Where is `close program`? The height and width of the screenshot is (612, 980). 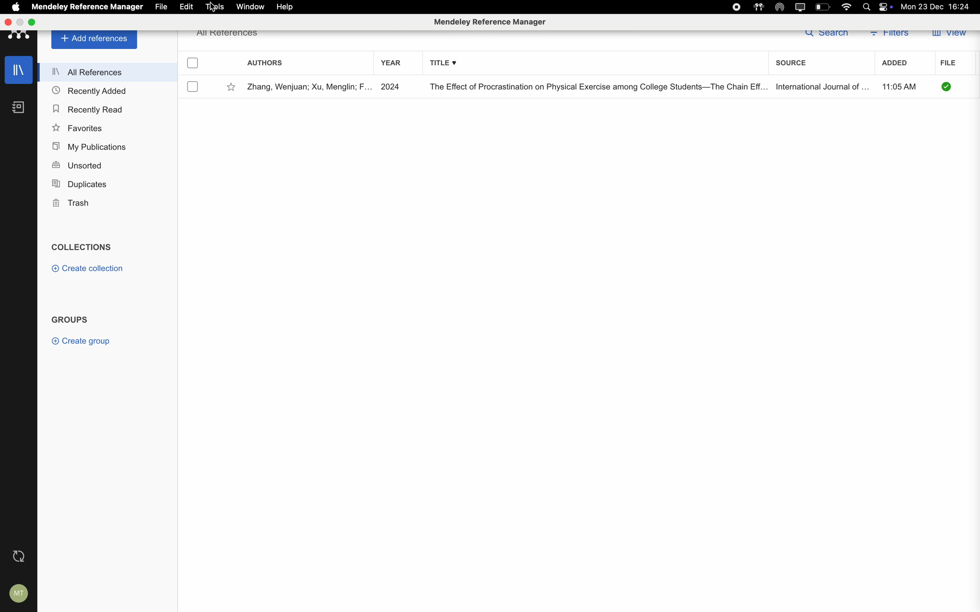
close program is located at coordinates (9, 22).